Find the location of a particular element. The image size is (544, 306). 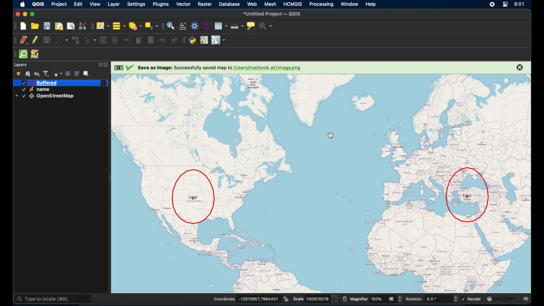

icon is located at coordinates (489, 299).